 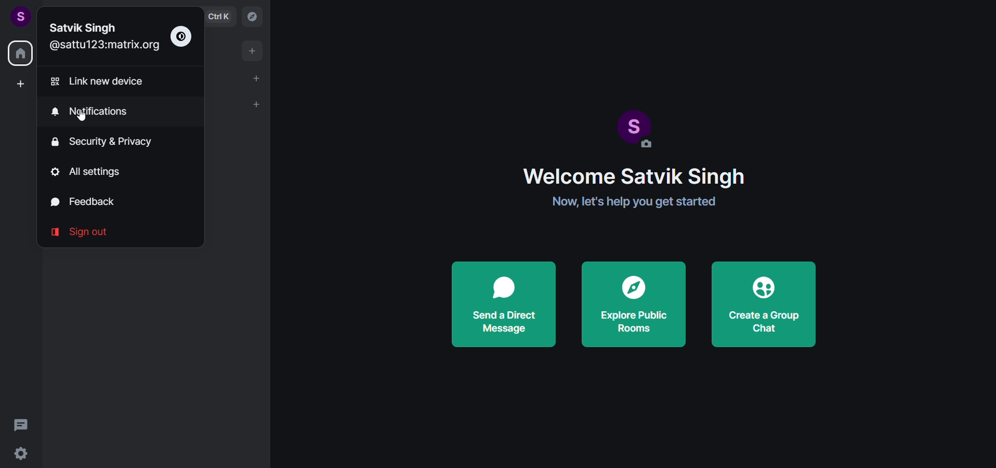 What do you see at coordinates (20, 421) in the screenshot?
I see `threads` at bounding box center [20, 421].